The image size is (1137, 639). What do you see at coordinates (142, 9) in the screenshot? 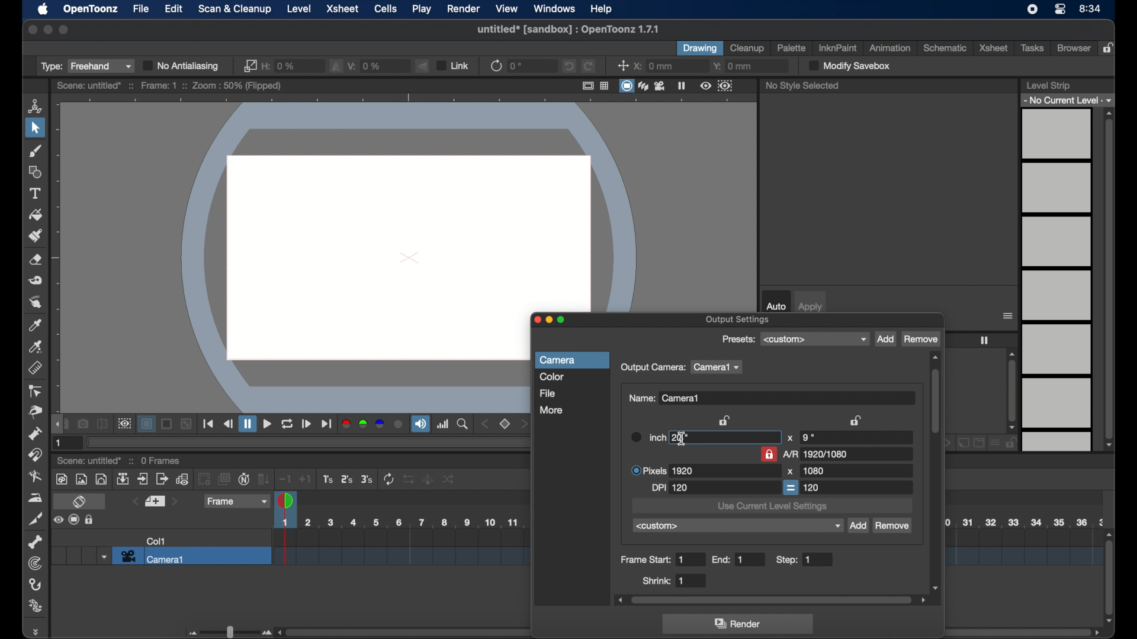
I see `file` at bounding box center [142, 9].